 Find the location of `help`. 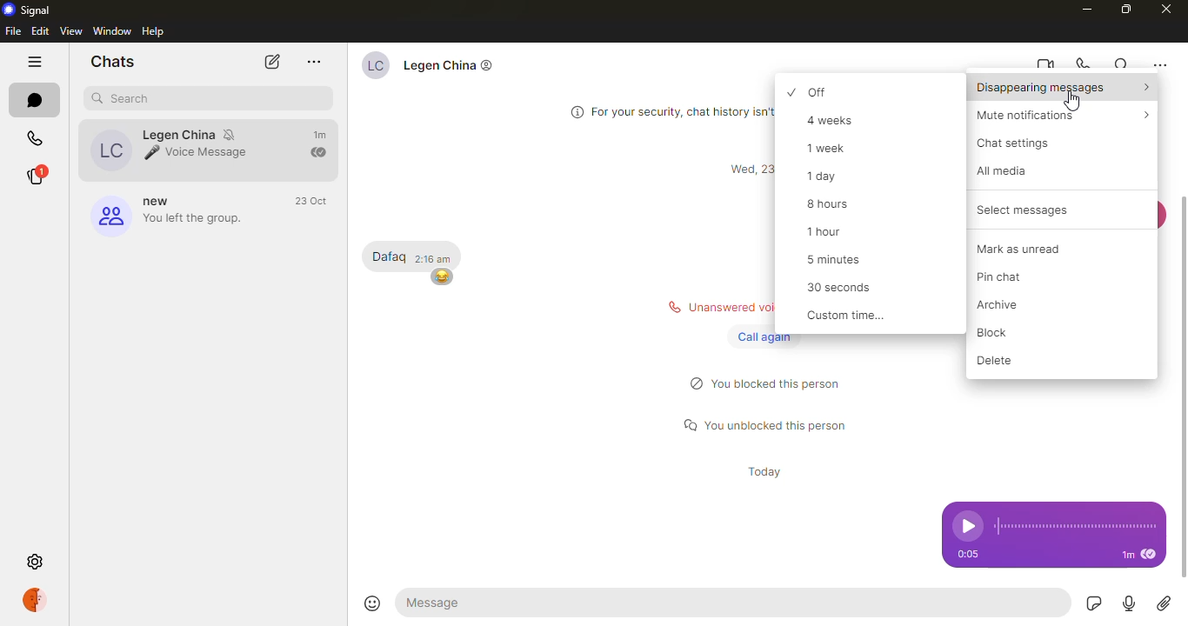

help is located at coordinates (155, 31).